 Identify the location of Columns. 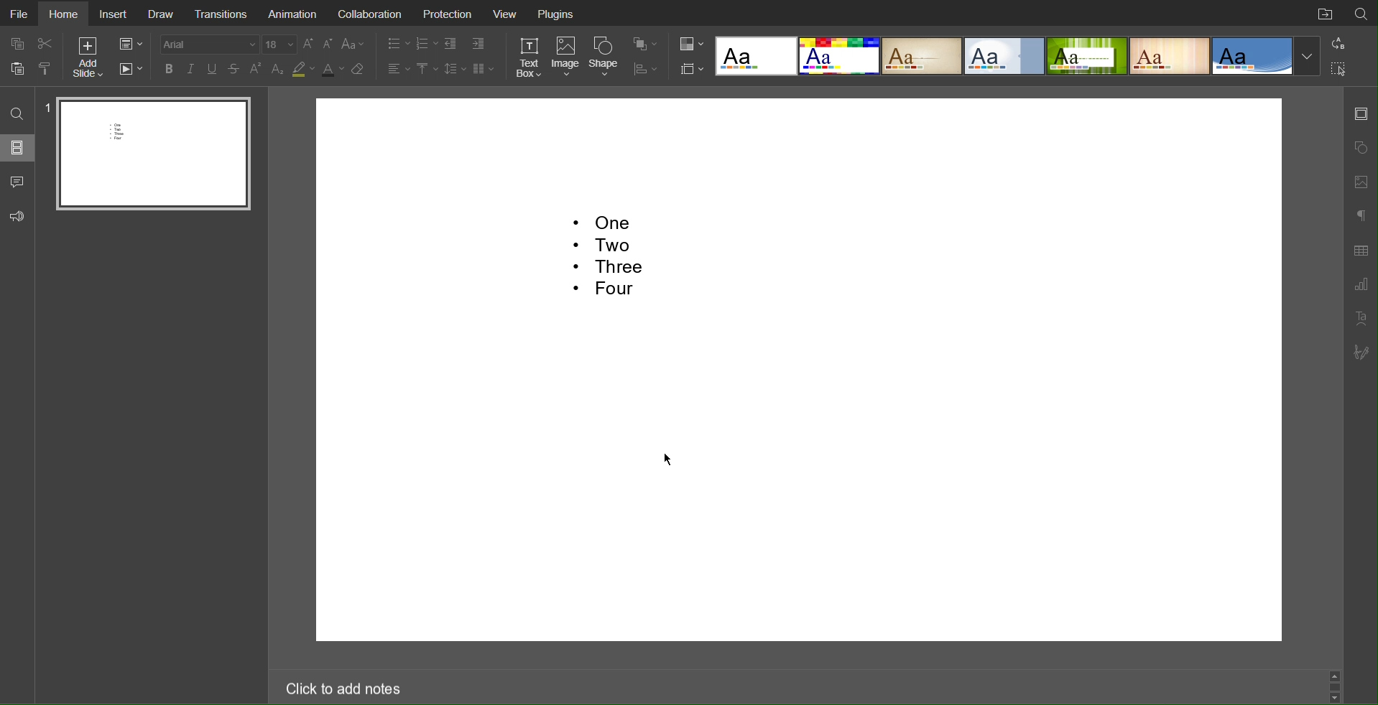
(484, 68).